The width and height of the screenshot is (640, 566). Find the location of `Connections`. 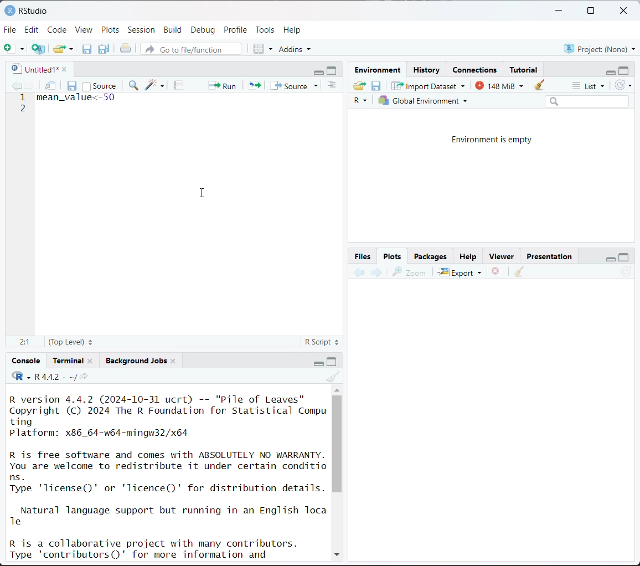

Connections is located at coordinates (476, 70).